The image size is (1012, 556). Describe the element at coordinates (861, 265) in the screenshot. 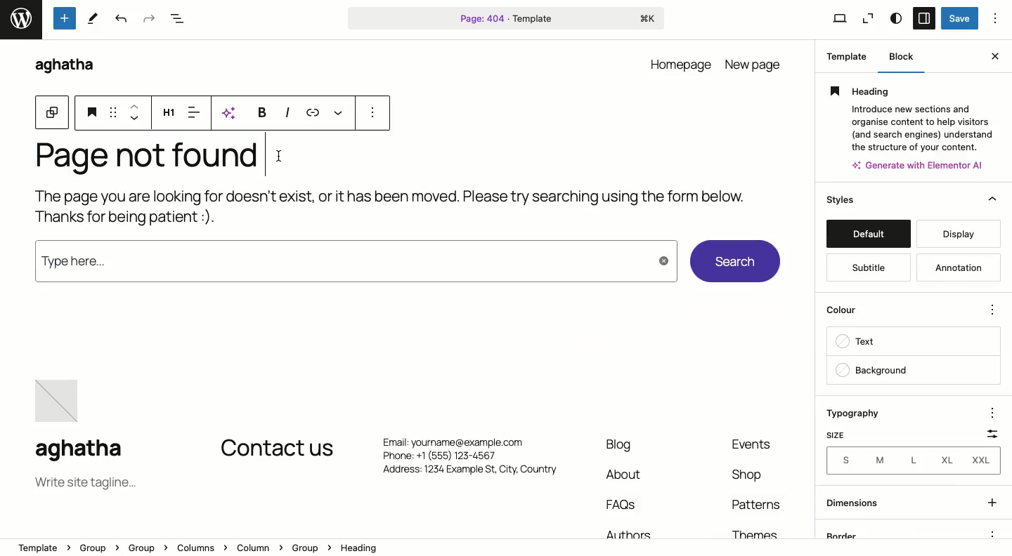

I see `subtitle` at that location.